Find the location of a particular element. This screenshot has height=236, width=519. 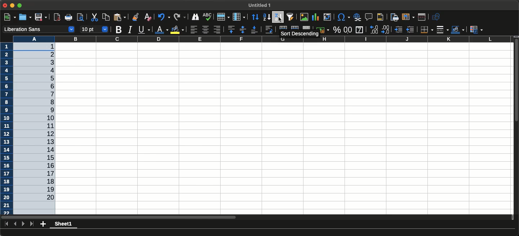

9 is located at coordinates (47, 110).